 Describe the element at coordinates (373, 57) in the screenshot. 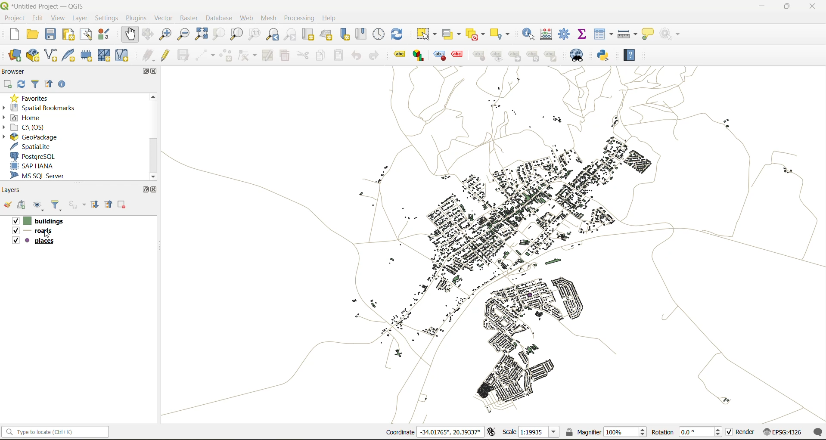

I see `redo` at that location.